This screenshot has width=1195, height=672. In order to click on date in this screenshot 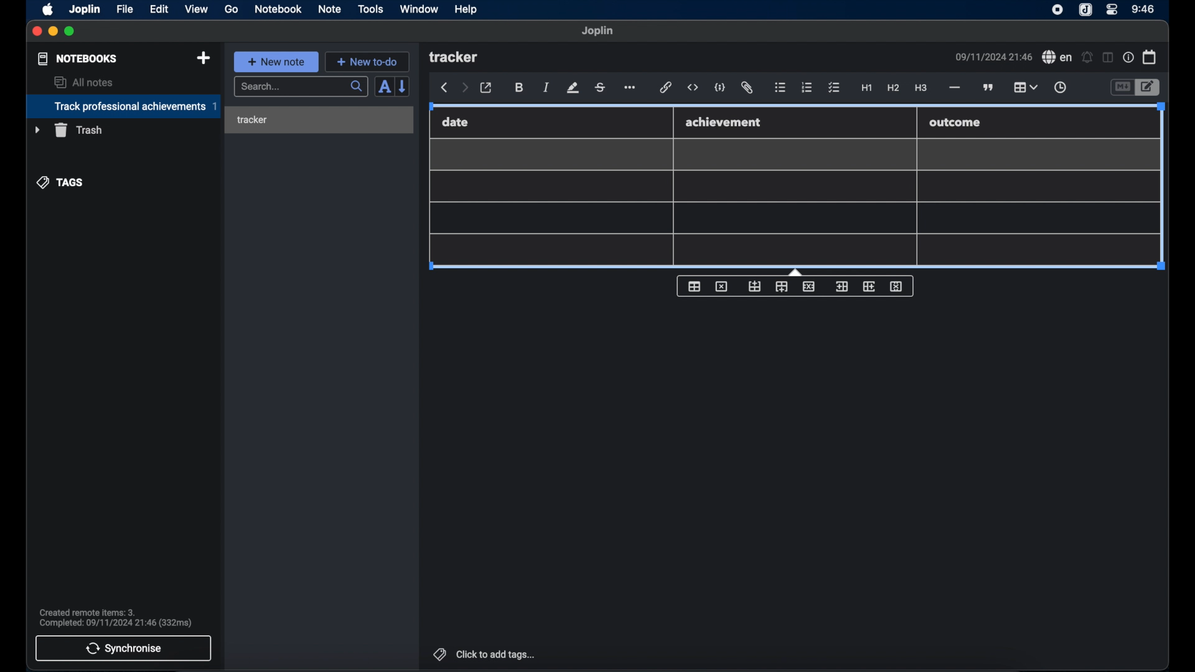, I will do `click(456, 122)`.